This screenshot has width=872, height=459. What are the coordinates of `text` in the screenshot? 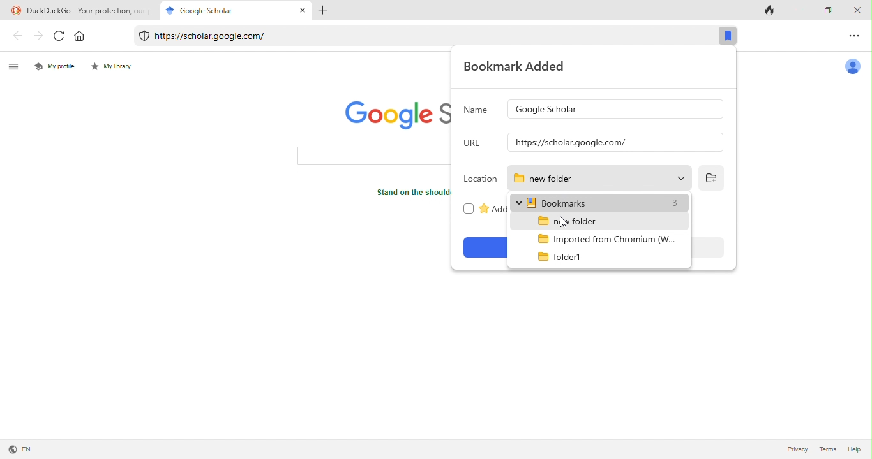 It's located at (407, 196).